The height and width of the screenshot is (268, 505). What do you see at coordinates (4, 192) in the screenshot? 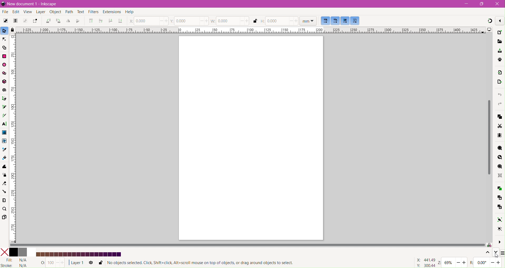
I see `Connector Tool` at bounding box center [4, 192].